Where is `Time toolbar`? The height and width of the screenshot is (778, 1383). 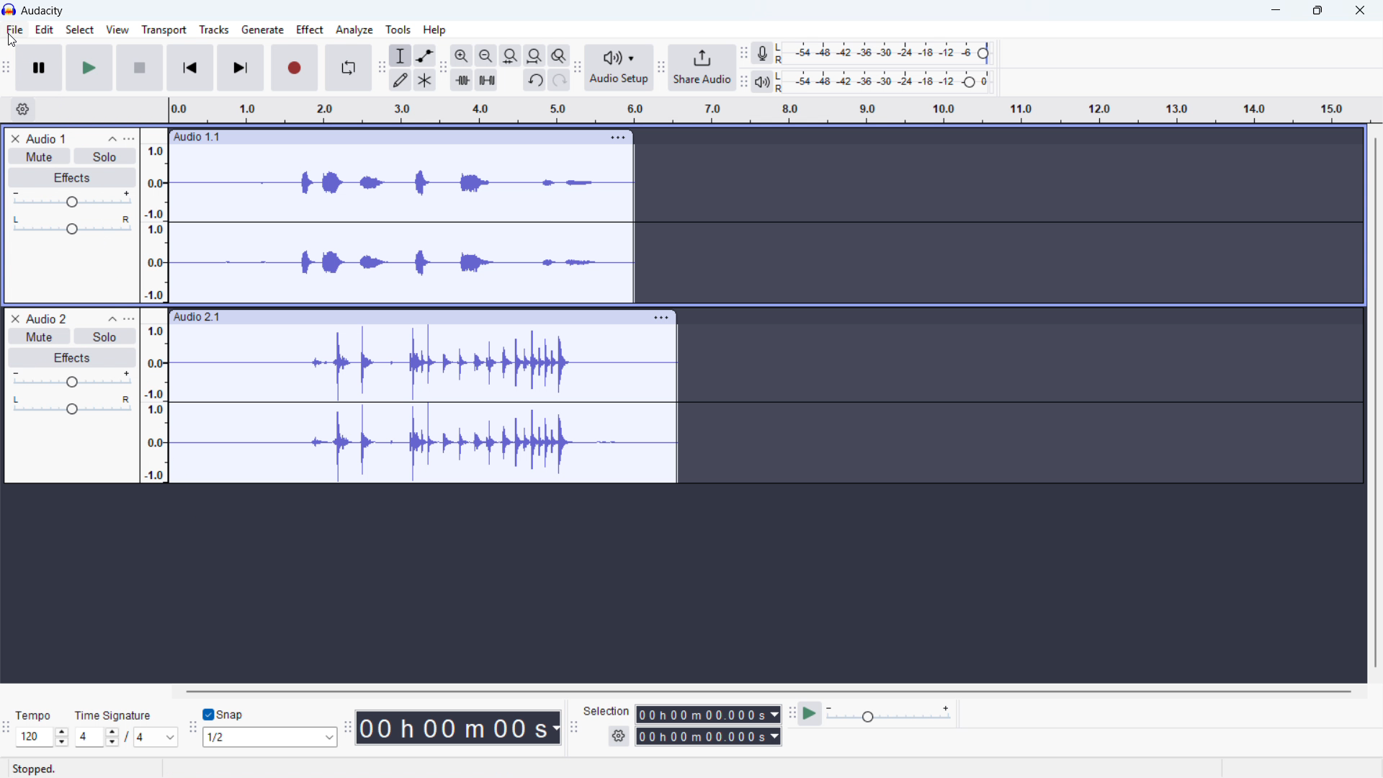
Time toolbar is located at coordinates (349, 728).